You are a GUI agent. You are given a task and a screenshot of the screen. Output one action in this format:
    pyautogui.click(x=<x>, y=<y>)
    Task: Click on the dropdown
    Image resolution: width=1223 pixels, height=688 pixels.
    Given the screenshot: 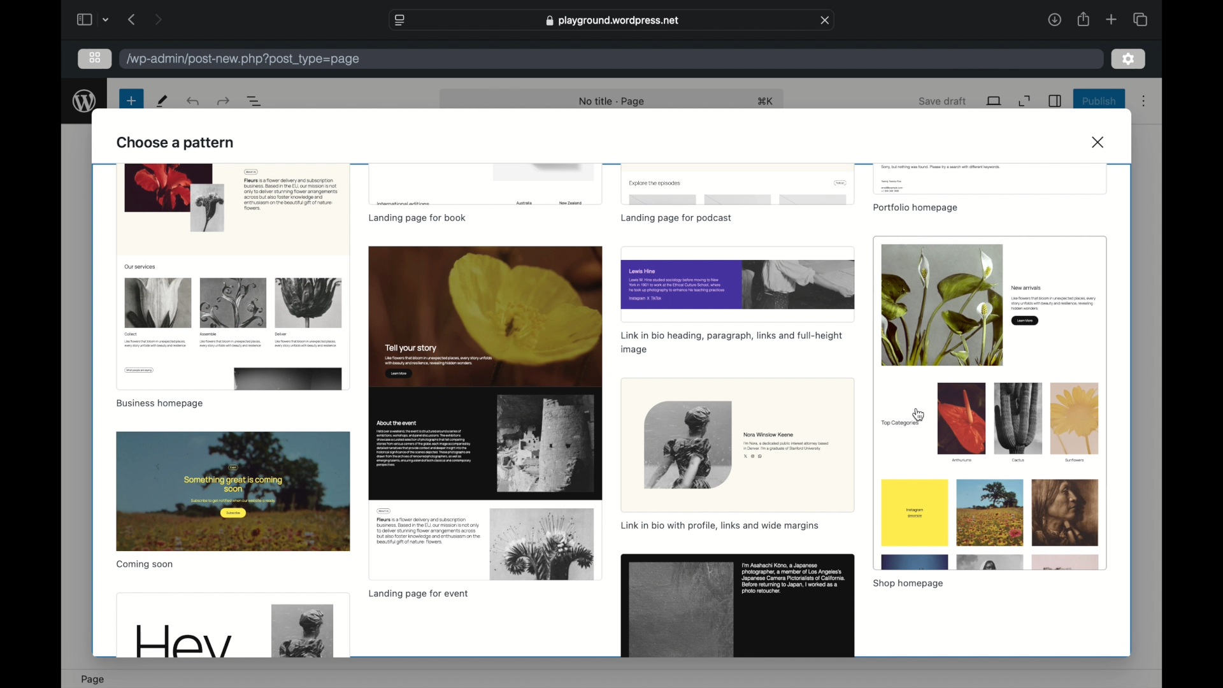 What is the action you would take?
    pyautogui.click(x=108, y=19)
    